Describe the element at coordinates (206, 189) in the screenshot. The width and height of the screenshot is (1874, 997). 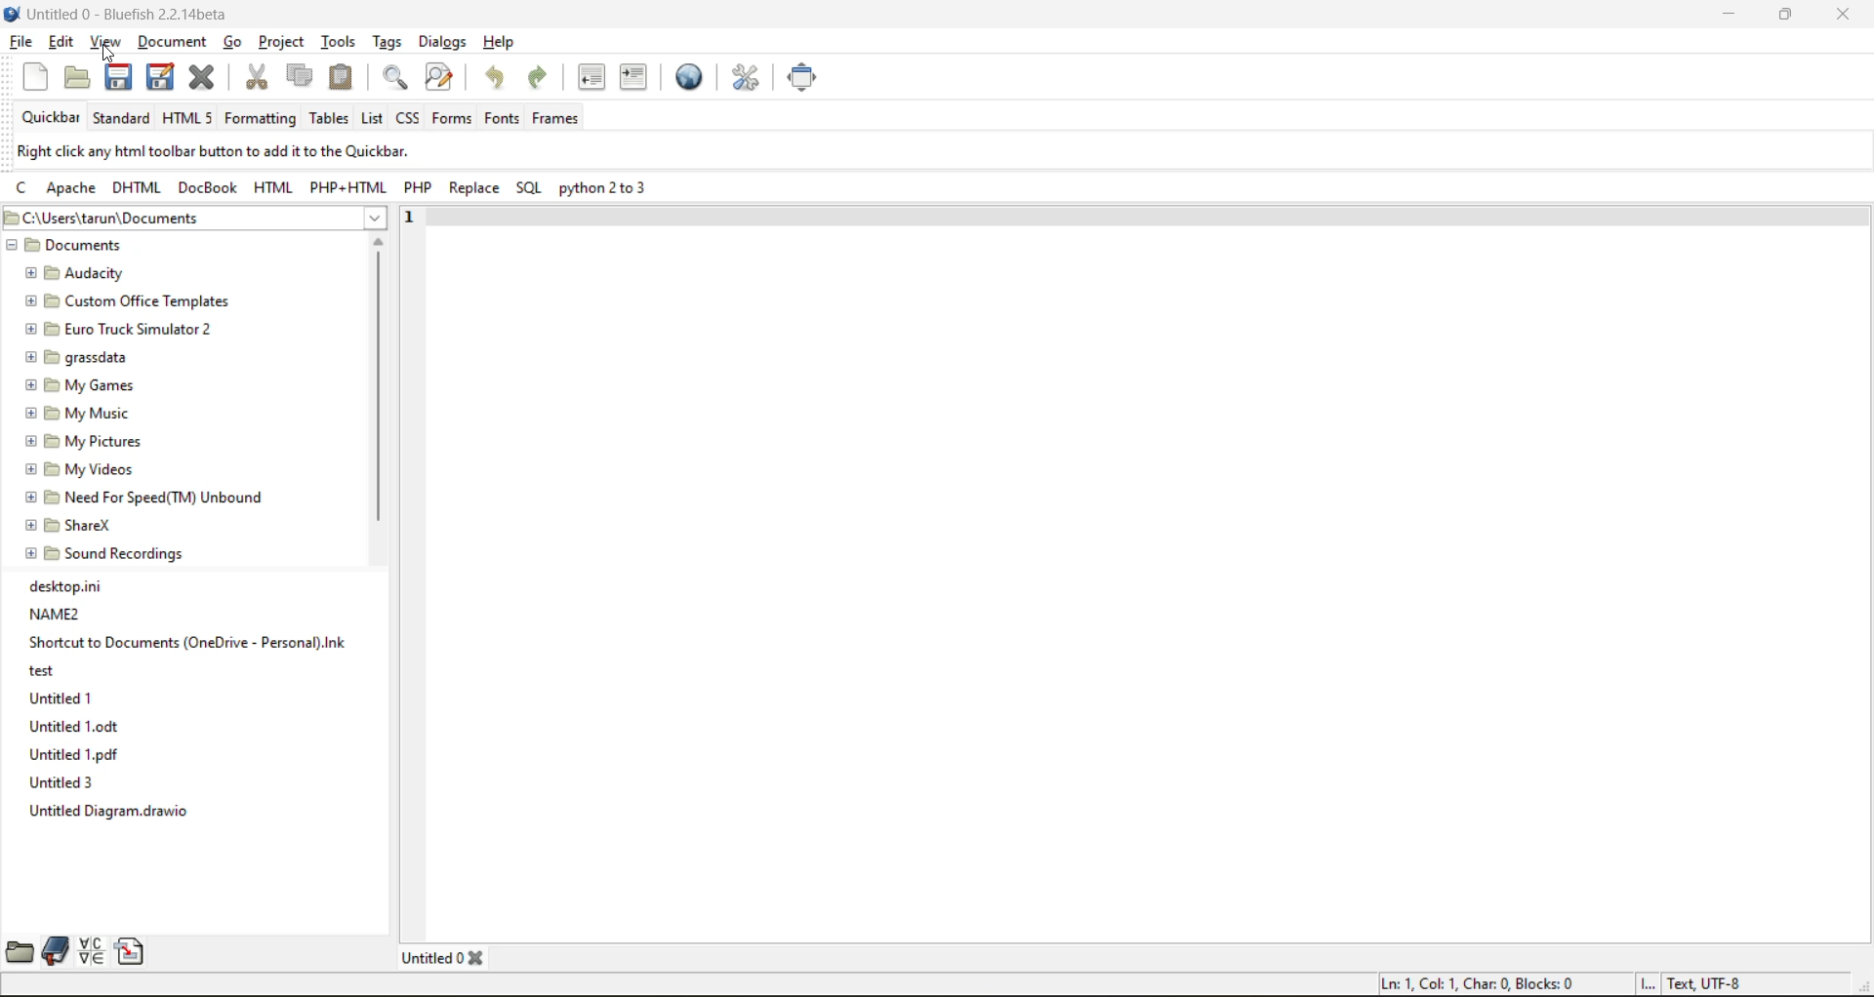
I see `docbook` at that location.